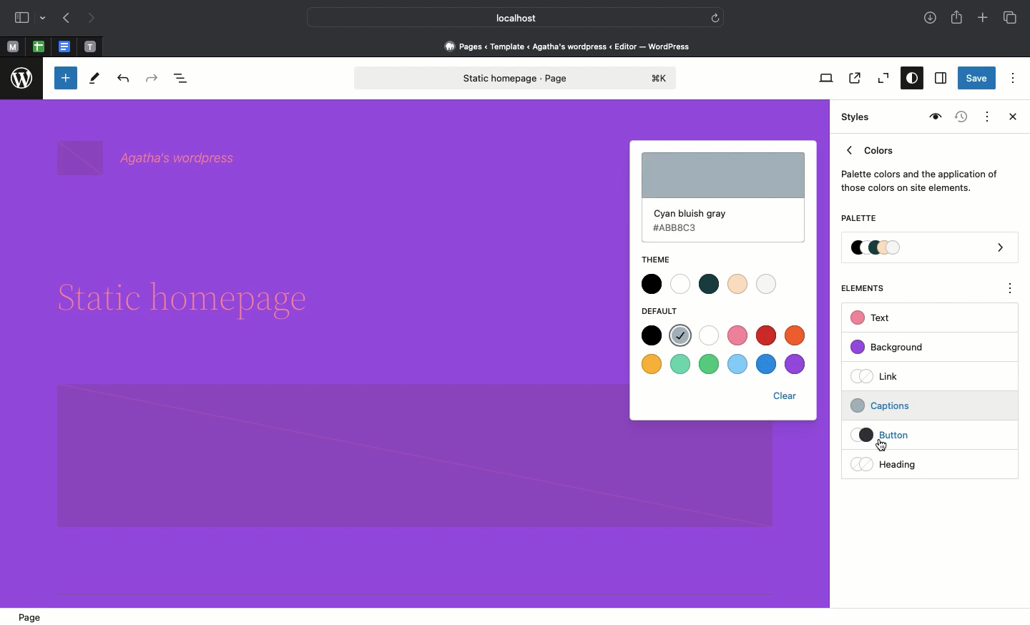 This screenshot has width=1030, height=625. What do you see at coordinates (65, 19) in the screenshot?
I see `Previous page` at bounding box center [65, 19].